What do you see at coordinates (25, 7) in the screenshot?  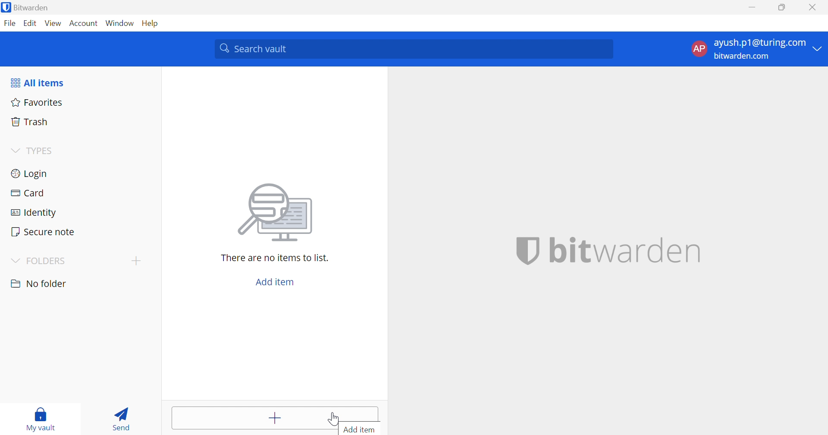 I see `Bitwarden` at bounding box center [25, 7].